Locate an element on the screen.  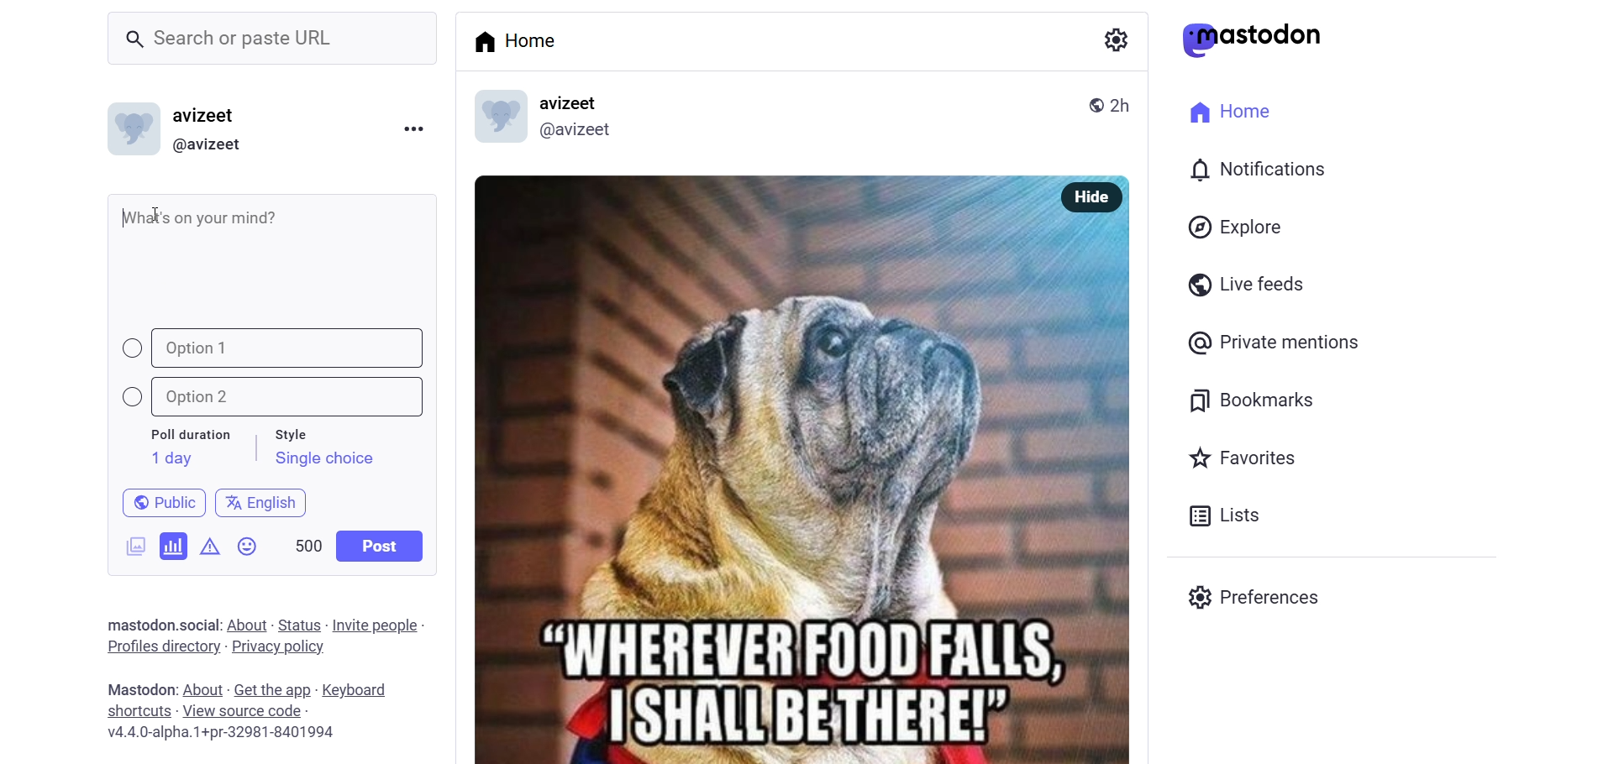
explore is located at coordinates (1238, 227).